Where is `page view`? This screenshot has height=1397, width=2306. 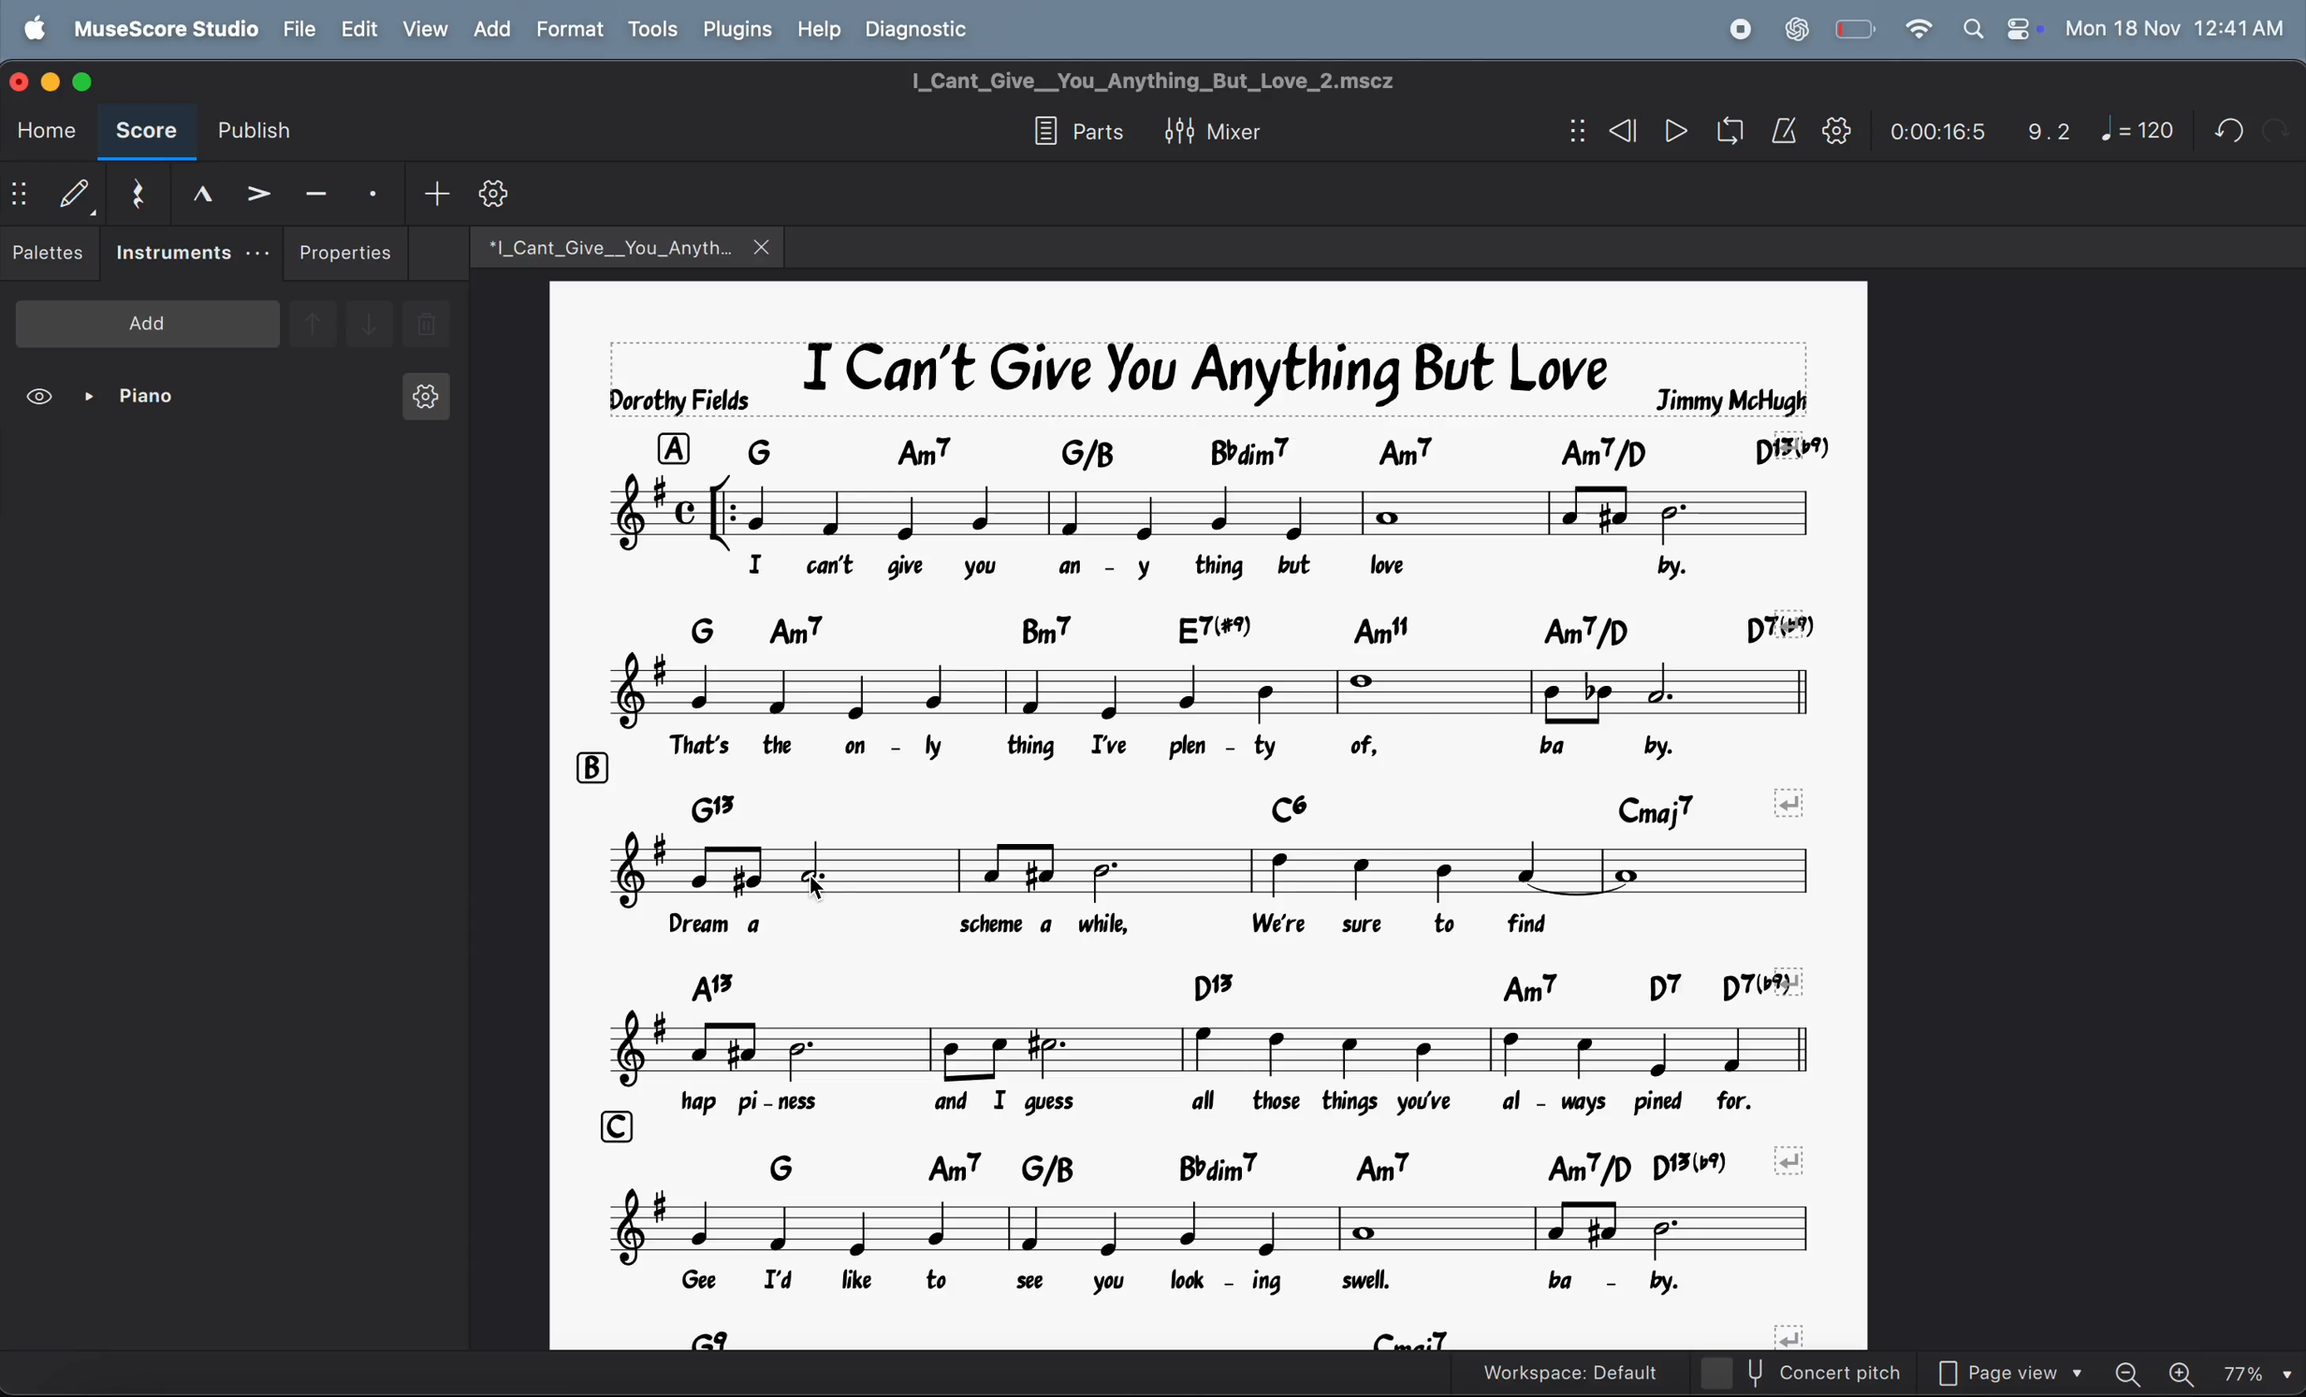
page view is located at coordinates (2006, 1369).